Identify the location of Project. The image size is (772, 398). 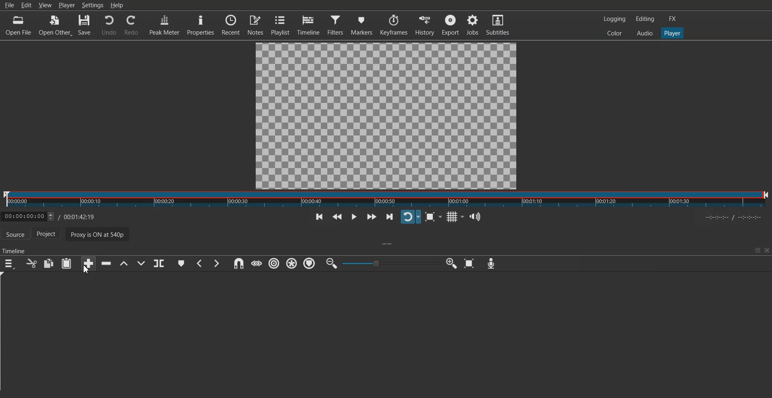
(50, 235).